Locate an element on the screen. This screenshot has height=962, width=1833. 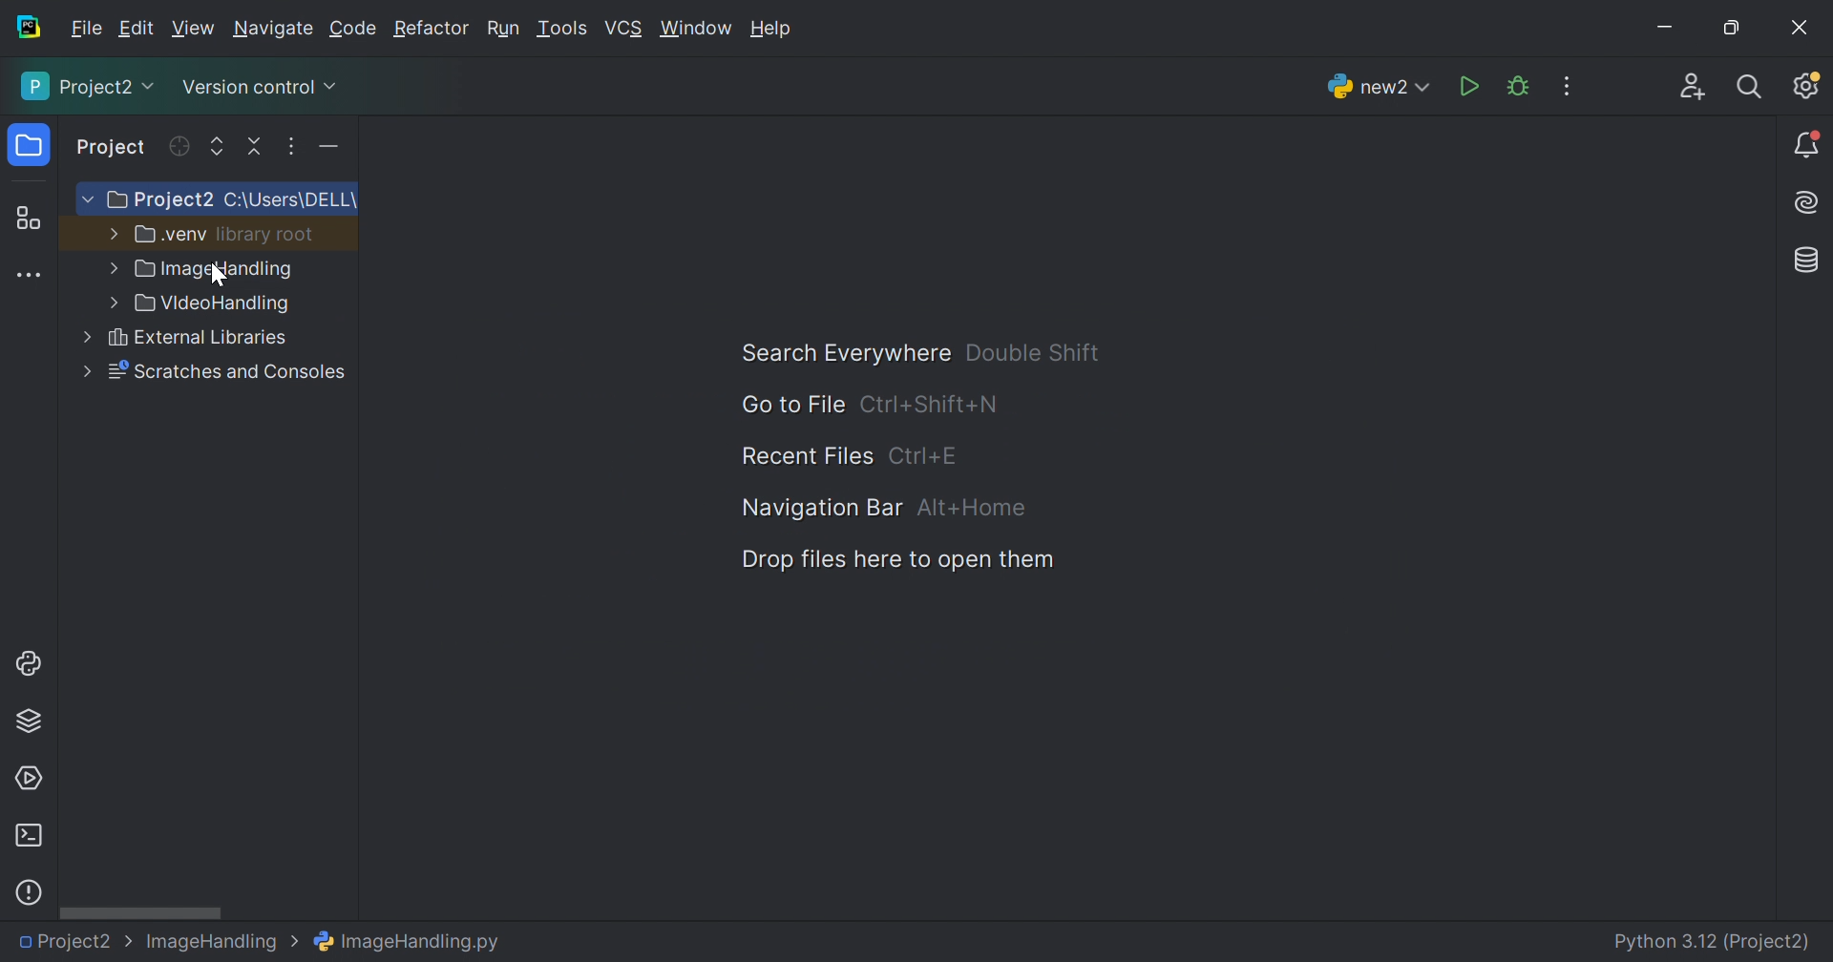
Search everywhere is located at coordinates (1751, 88).